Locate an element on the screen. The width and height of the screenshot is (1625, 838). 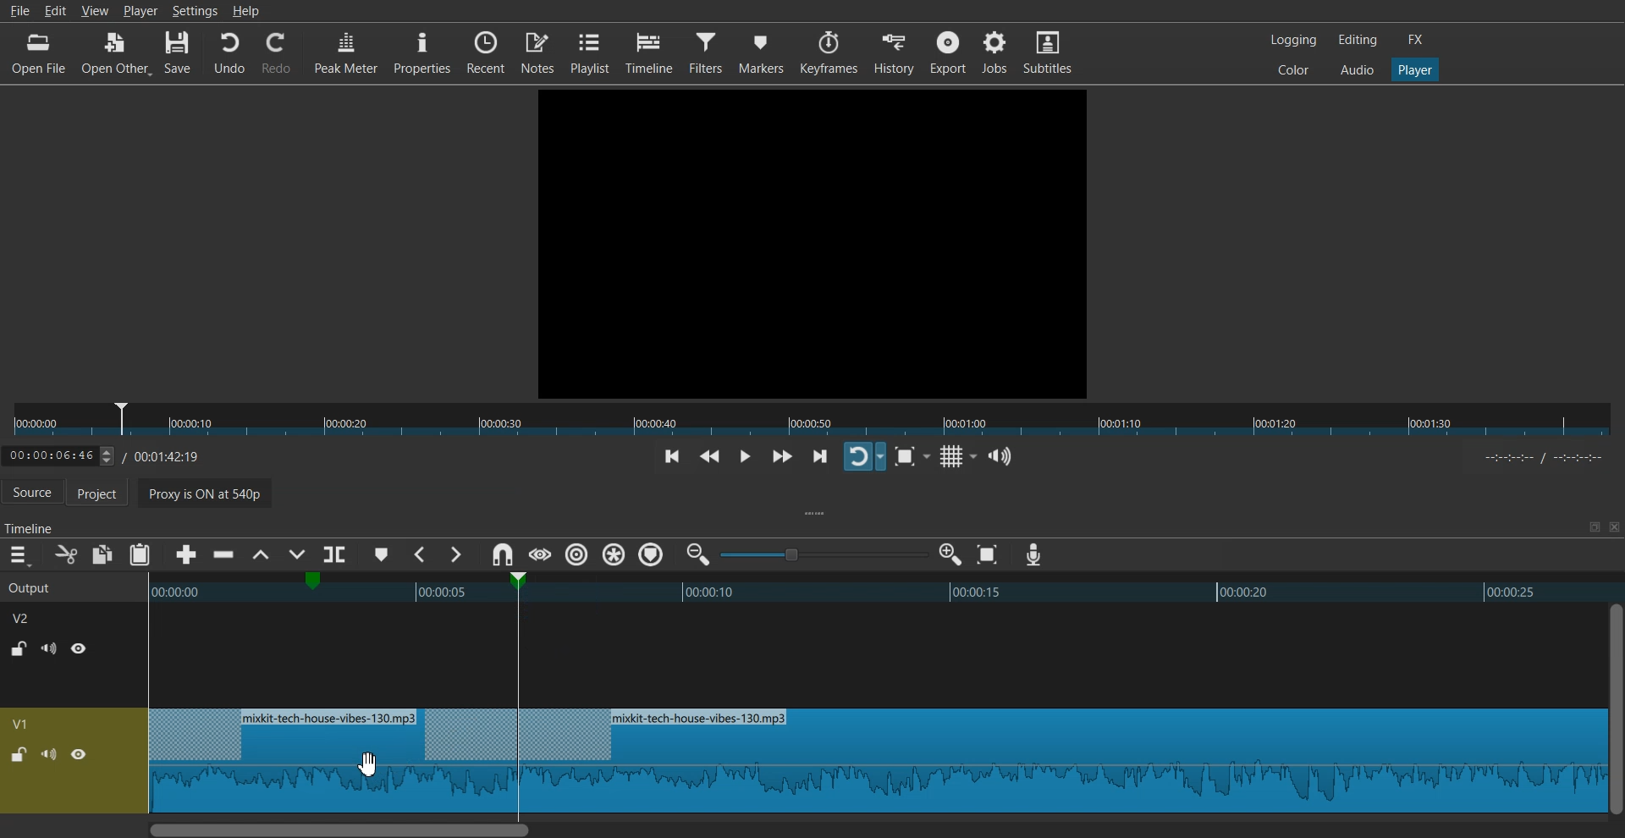
Toggle play or pause is located at coordinates (744, 457).